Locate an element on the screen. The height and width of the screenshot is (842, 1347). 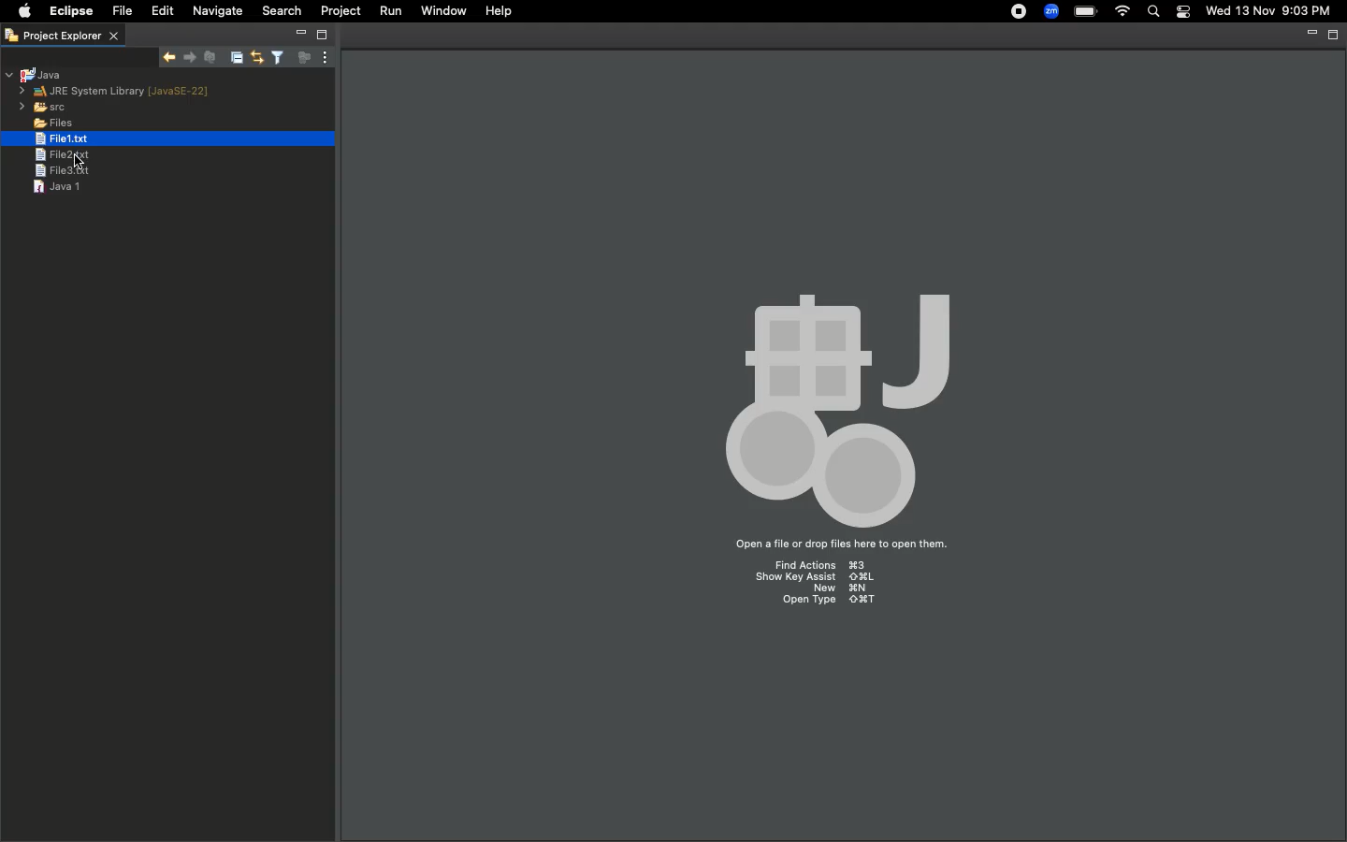
Java is located at coordinates (36, 75).